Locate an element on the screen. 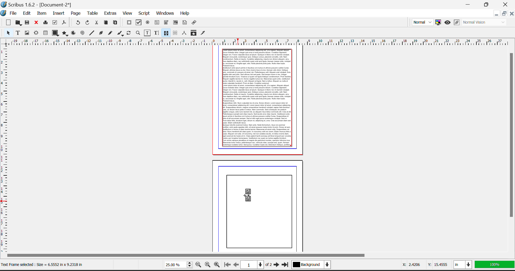 This screenshot has height=271, width=515. Text Frame Selected : Size = 6.5552 in x 9.2318 in is located at coordinates (43, 265).